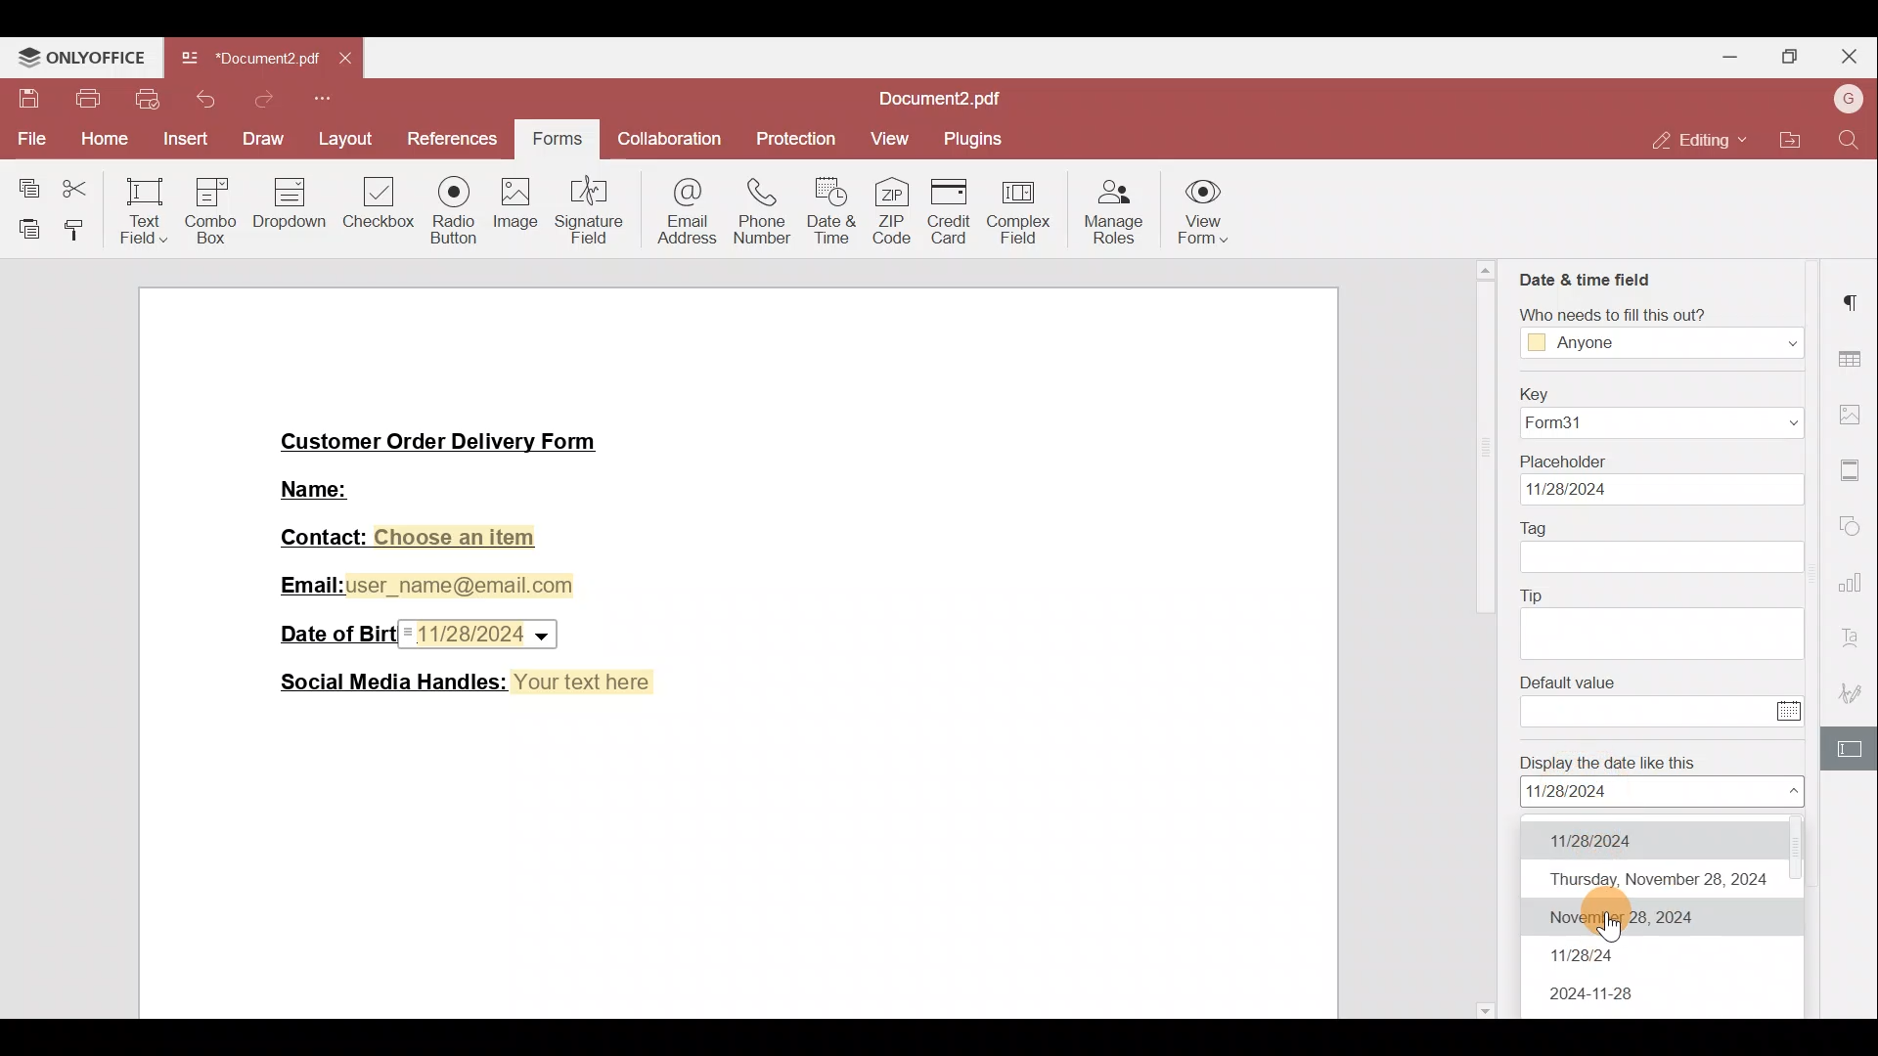 This screenshot has width=1878, height=1056. I want to click on Placeholder, so click(1564, 462).